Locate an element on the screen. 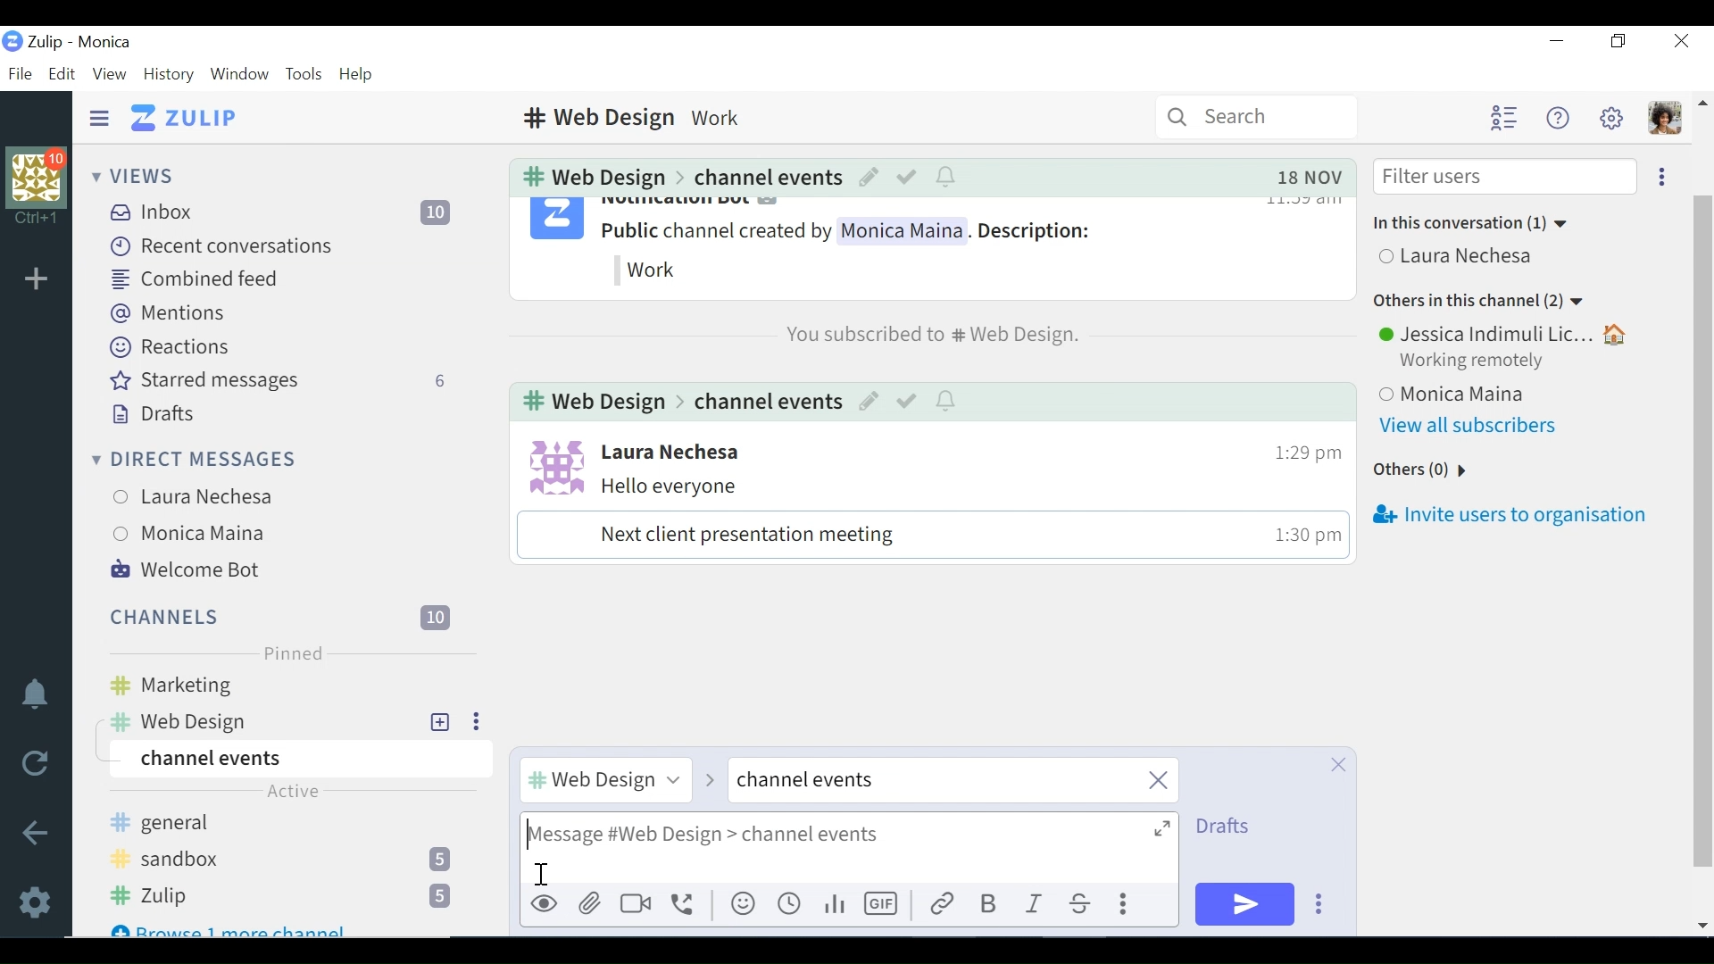  Add video call is located at coordinates (636, 904).